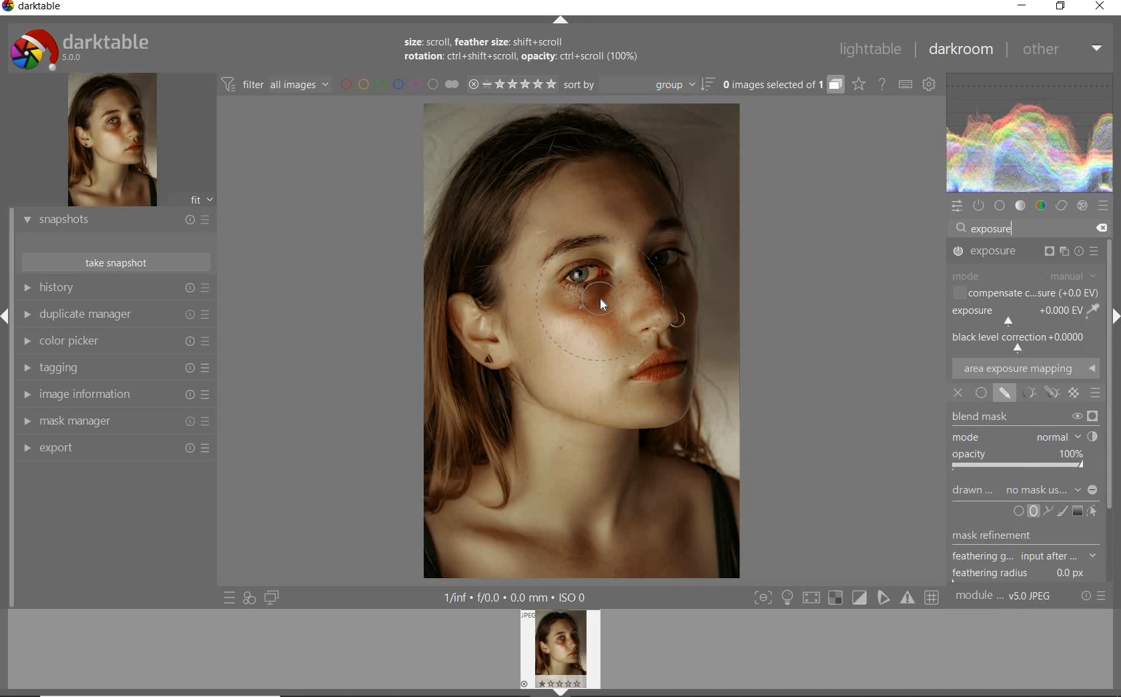 This screenshot has height=697, width=1121. Describe the element at coordinates (114, 220) in the screenshot. I see `snapshots` at that location.